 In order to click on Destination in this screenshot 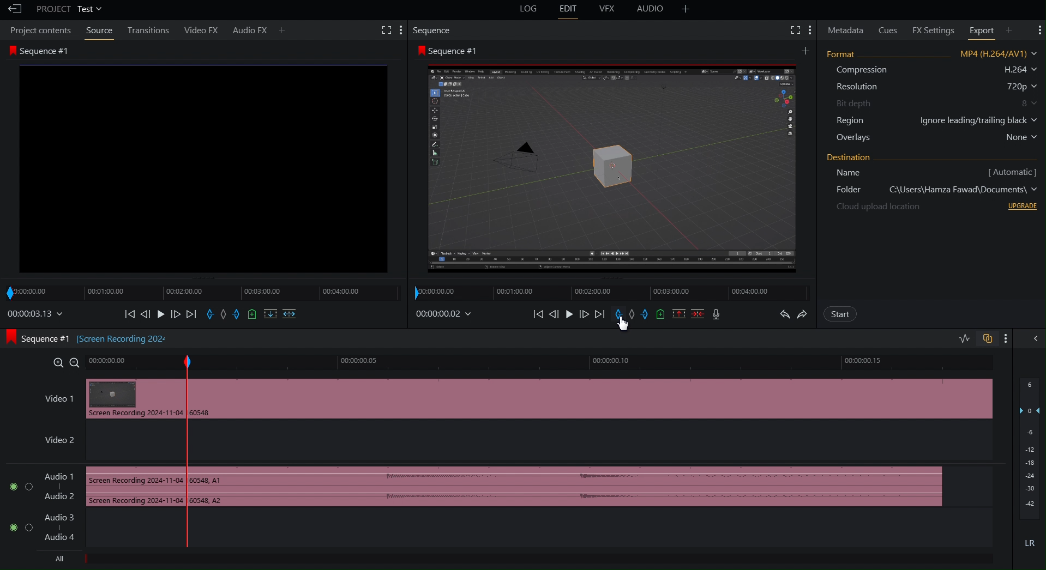, I will do `click(934, 183)`.